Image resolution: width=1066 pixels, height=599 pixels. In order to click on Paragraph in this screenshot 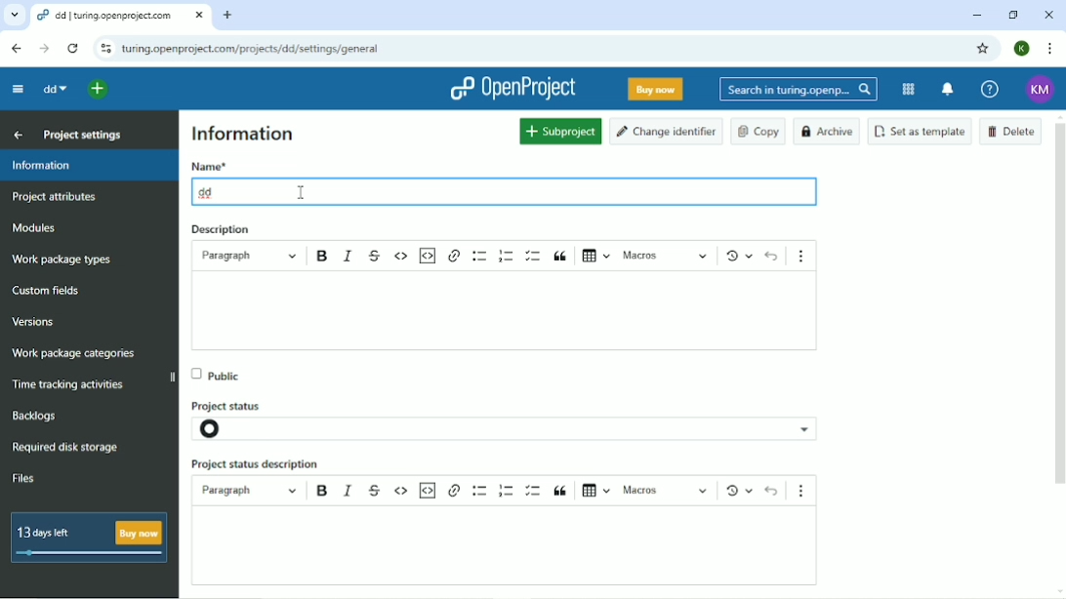, I will do `click(251, 256)`.